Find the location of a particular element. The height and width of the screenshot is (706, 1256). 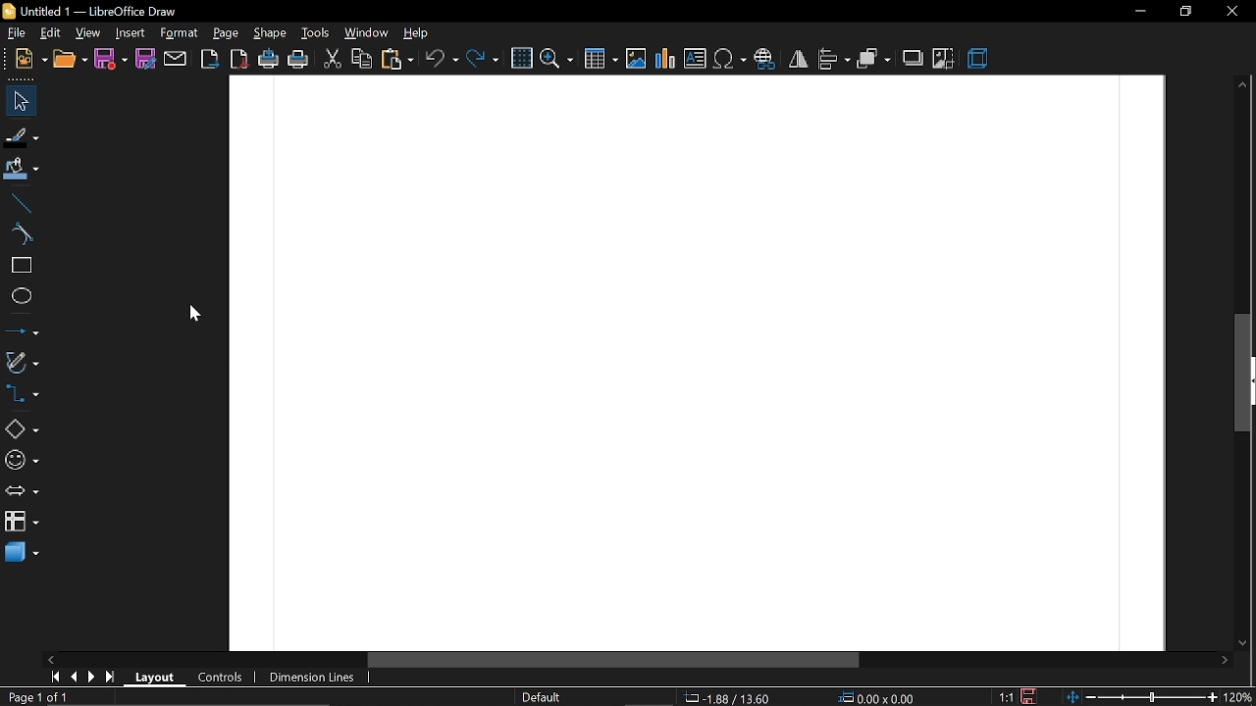

Canvas is located at coordinates (697, 362).